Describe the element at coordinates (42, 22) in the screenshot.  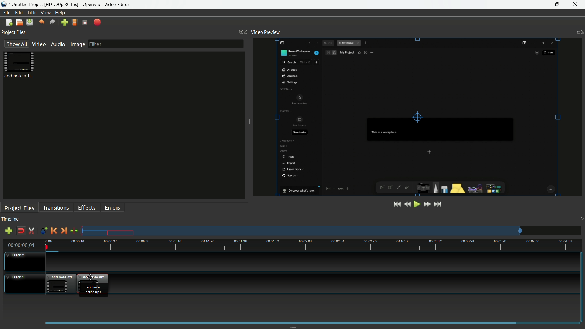
I see `undo` at that location.